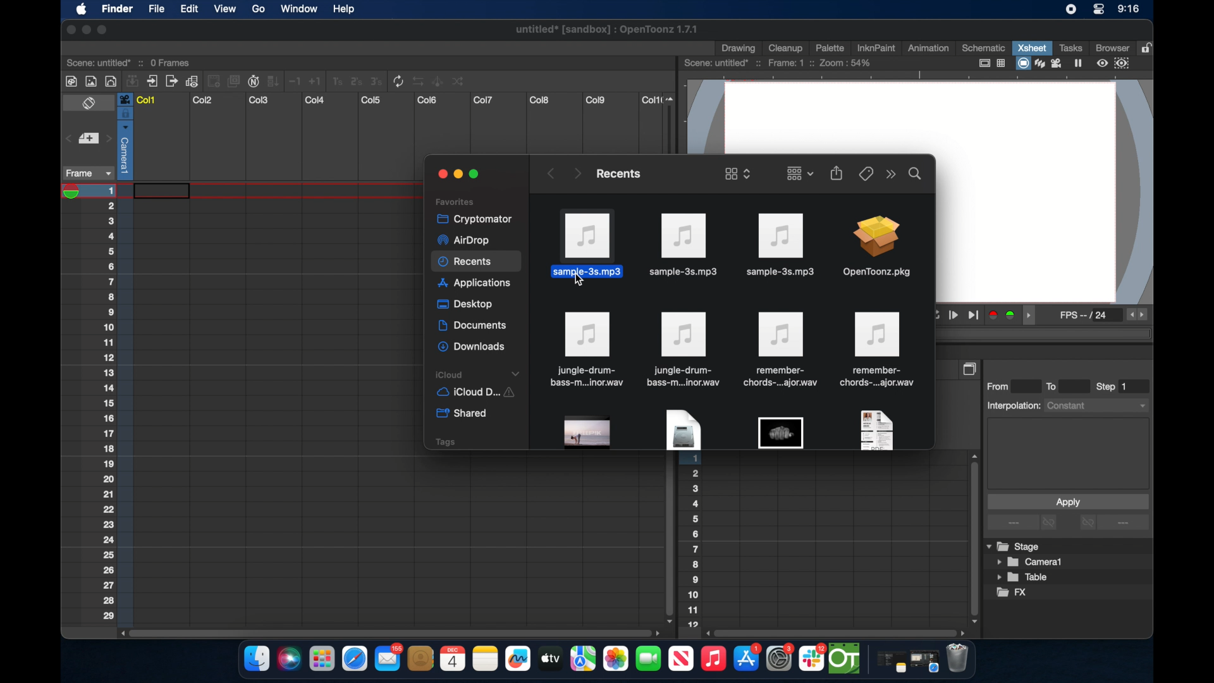 The height and width of the screenshot is (683, 1214). Describe the element at coordinates (1148, 47) in the screenshot. I see `lock` at that location.